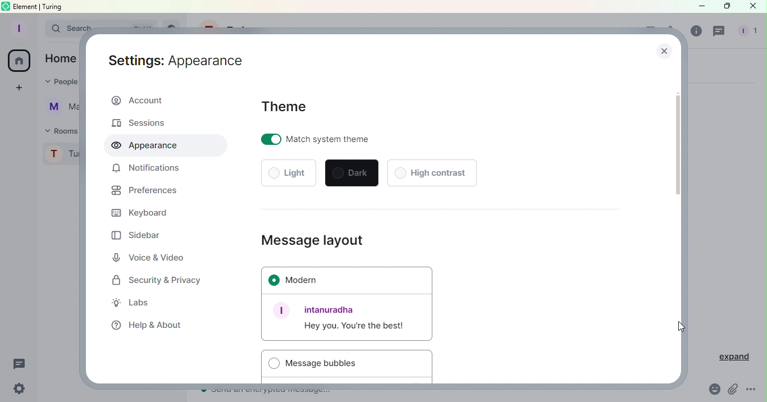  Describe the element at coordinates (349, 319) in the screenshot. I see `Font example` at that location.